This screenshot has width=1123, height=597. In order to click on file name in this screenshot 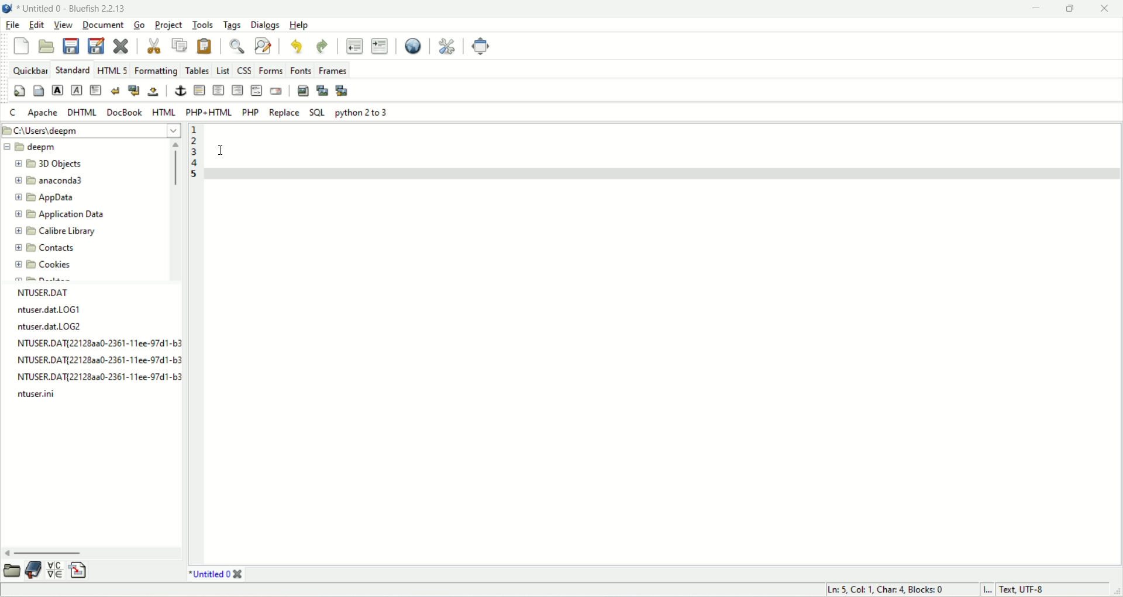, I will do `click(98, 379)`.